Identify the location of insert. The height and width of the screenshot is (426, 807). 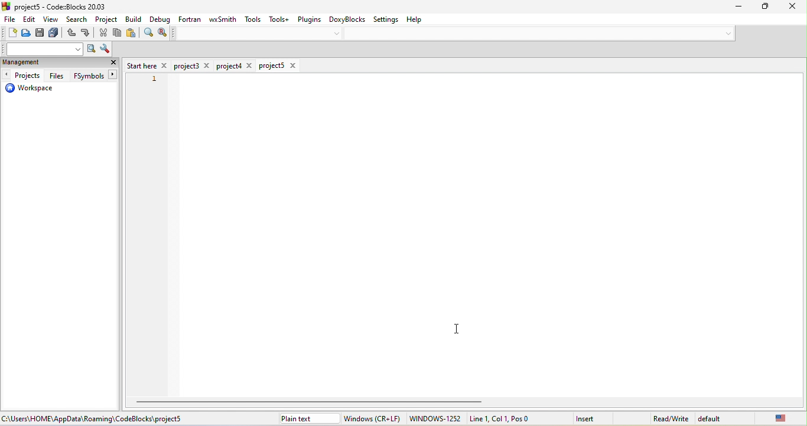
(593, 418).